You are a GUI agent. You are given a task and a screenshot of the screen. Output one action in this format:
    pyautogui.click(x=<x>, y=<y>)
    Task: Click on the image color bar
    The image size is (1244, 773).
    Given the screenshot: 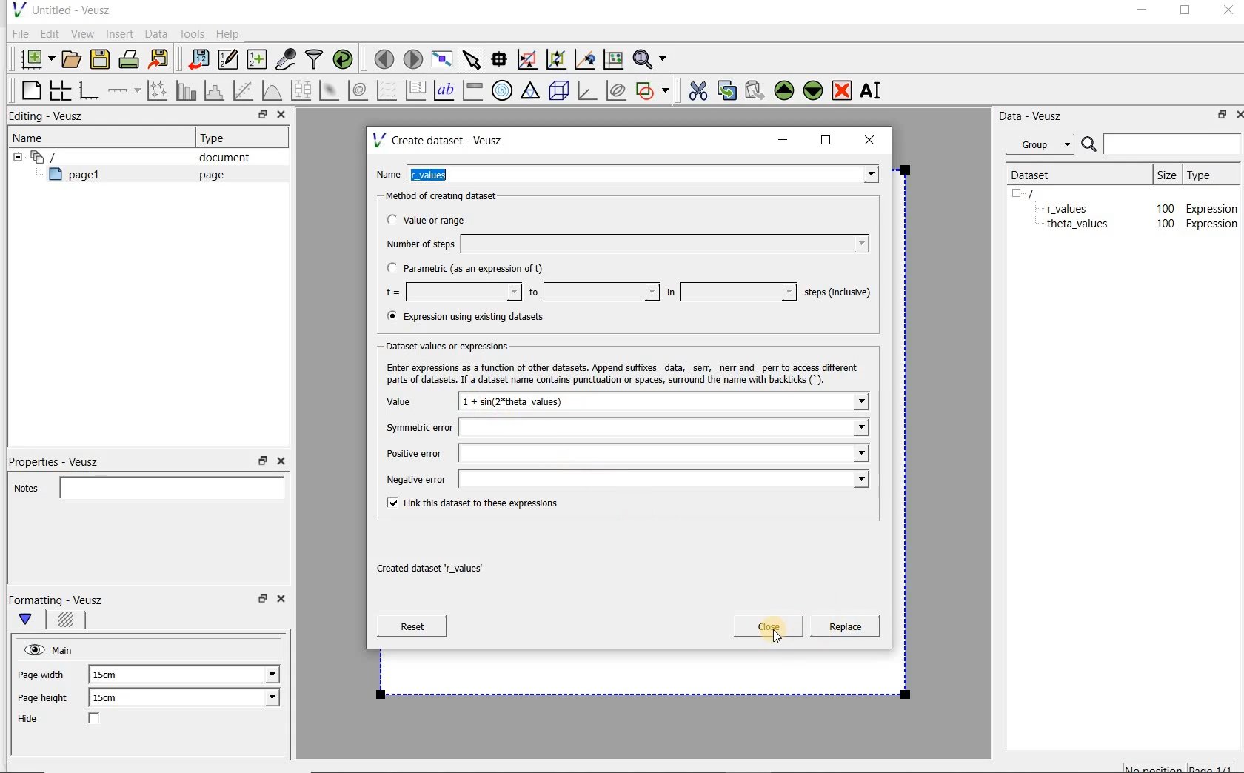 What is the action you would take?
    pyautogui.click(x=472, y=90)
    